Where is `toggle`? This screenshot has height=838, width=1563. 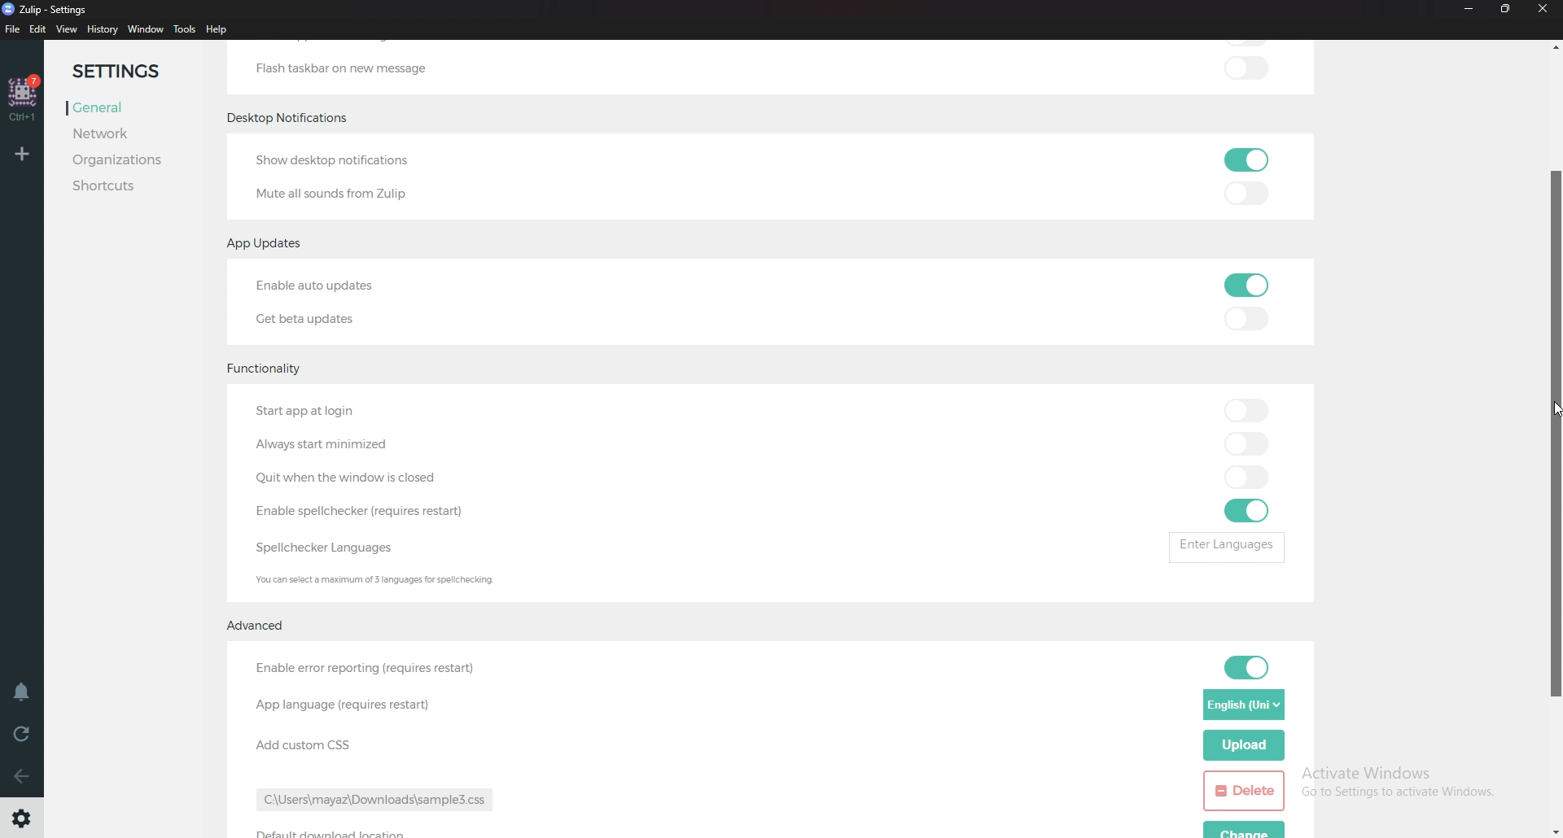
toggle is located at coordinates (1246, 444).